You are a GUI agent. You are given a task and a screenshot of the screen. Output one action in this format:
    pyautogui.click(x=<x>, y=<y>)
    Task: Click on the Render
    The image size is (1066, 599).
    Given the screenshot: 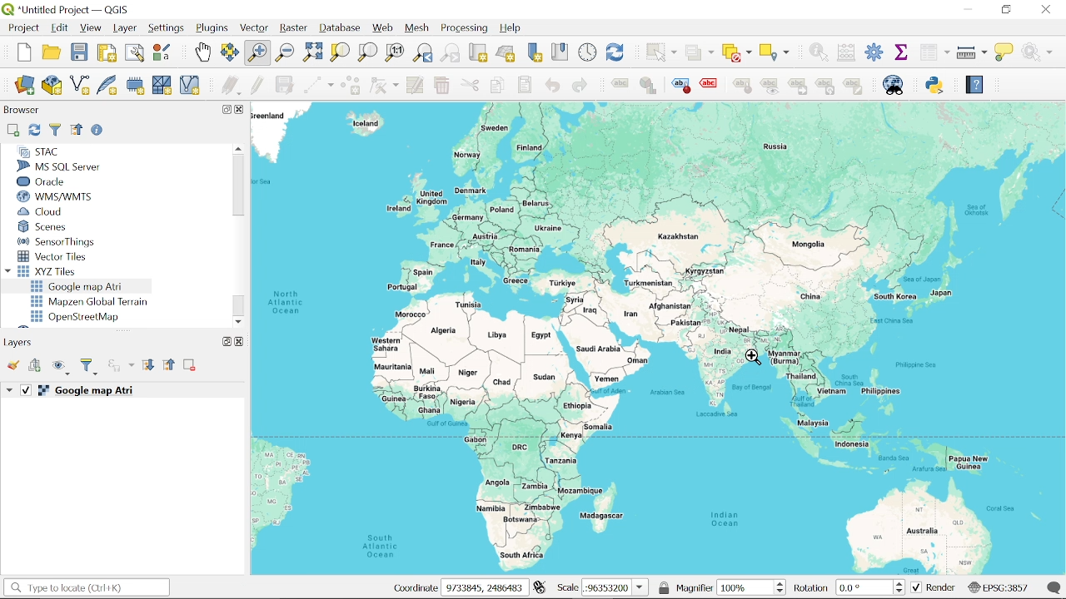 What is the action you would take?
    pyautogui.click(x=934, y=588)
    